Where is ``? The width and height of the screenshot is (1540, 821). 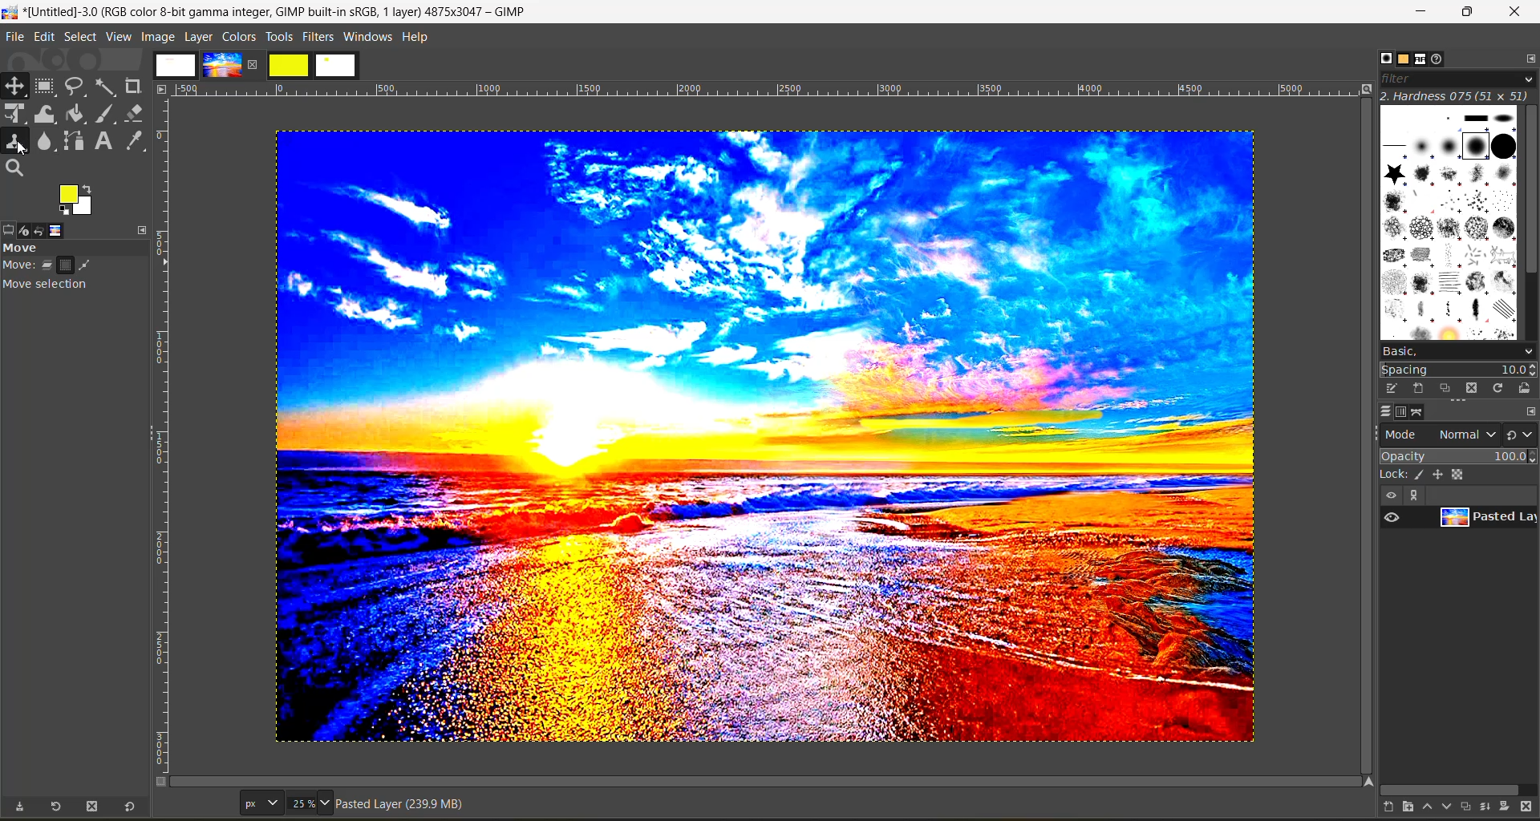  is located at coordinates (1365, 781).